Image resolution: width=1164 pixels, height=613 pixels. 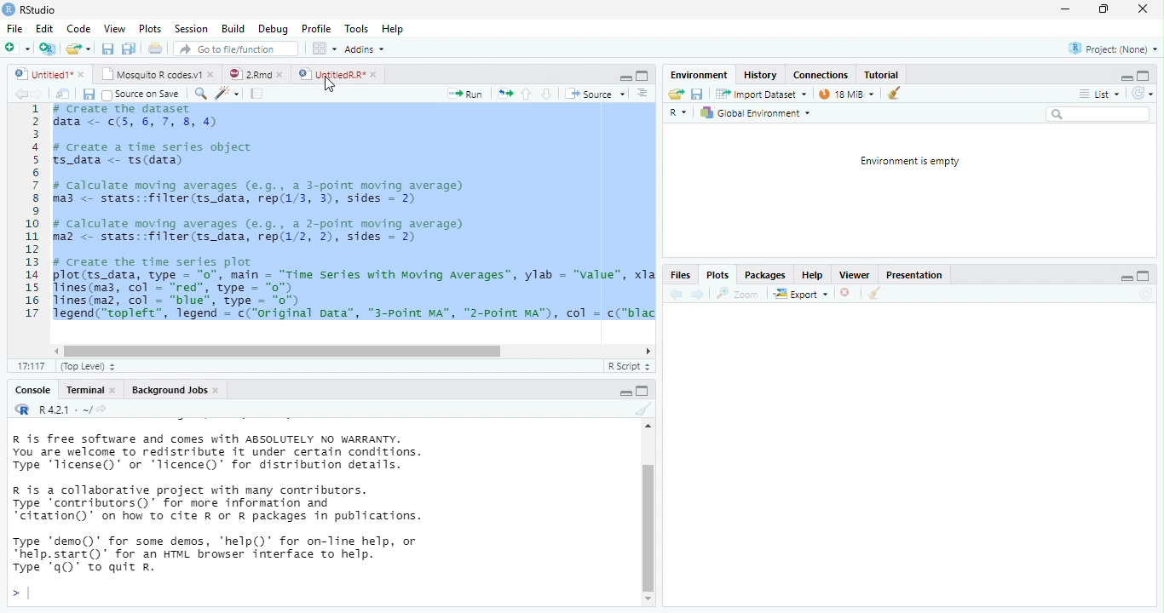 I want to click on close, so click(x=83, y=76).